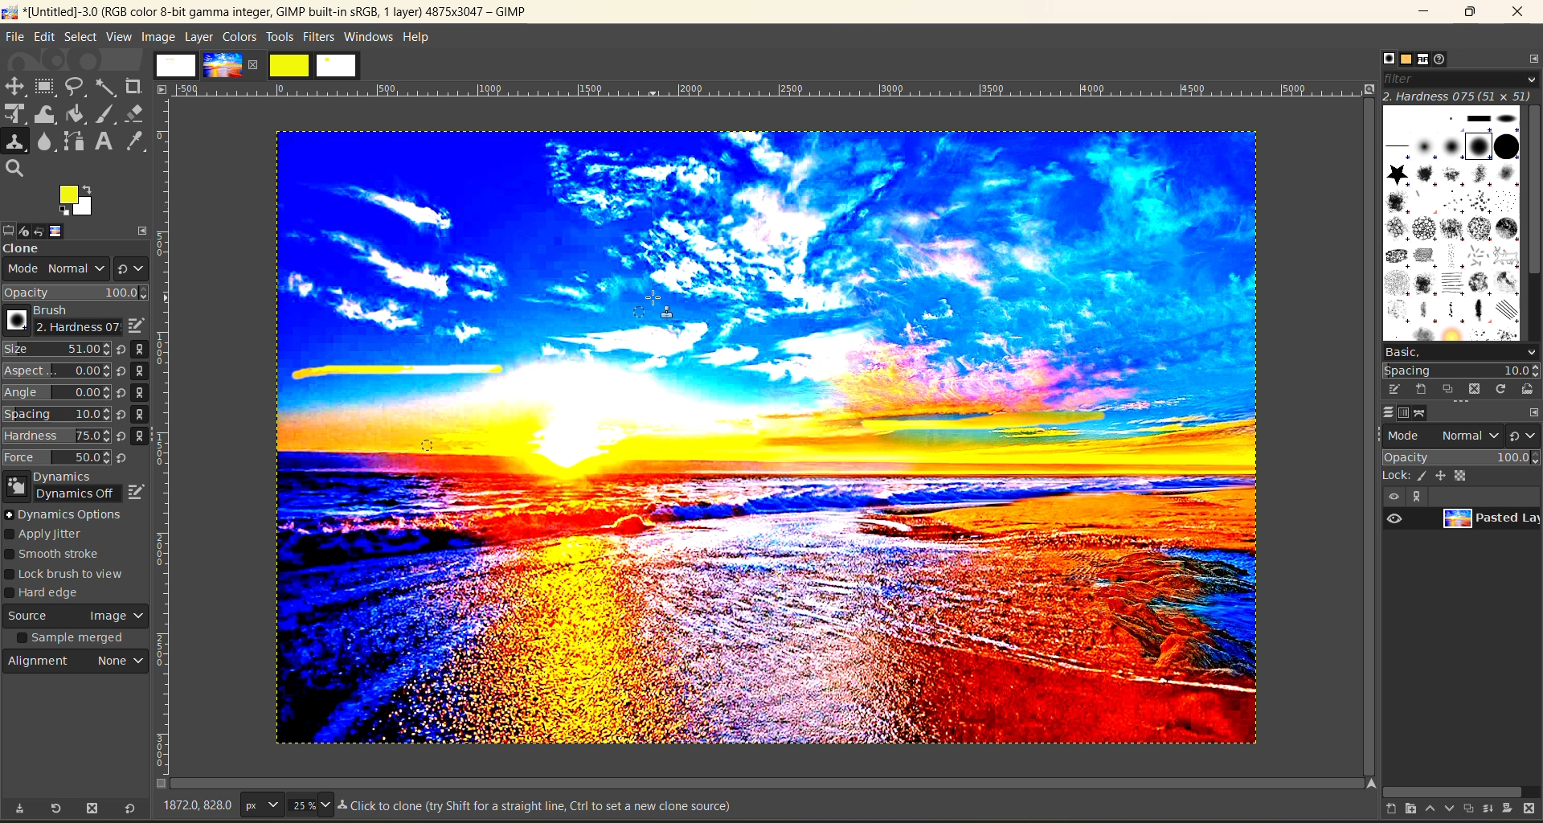 The width and height of the screenshot is (1543, 823). Describe the element at coordinates (135, 326) in the screenshot. I see `edit ` at that location.